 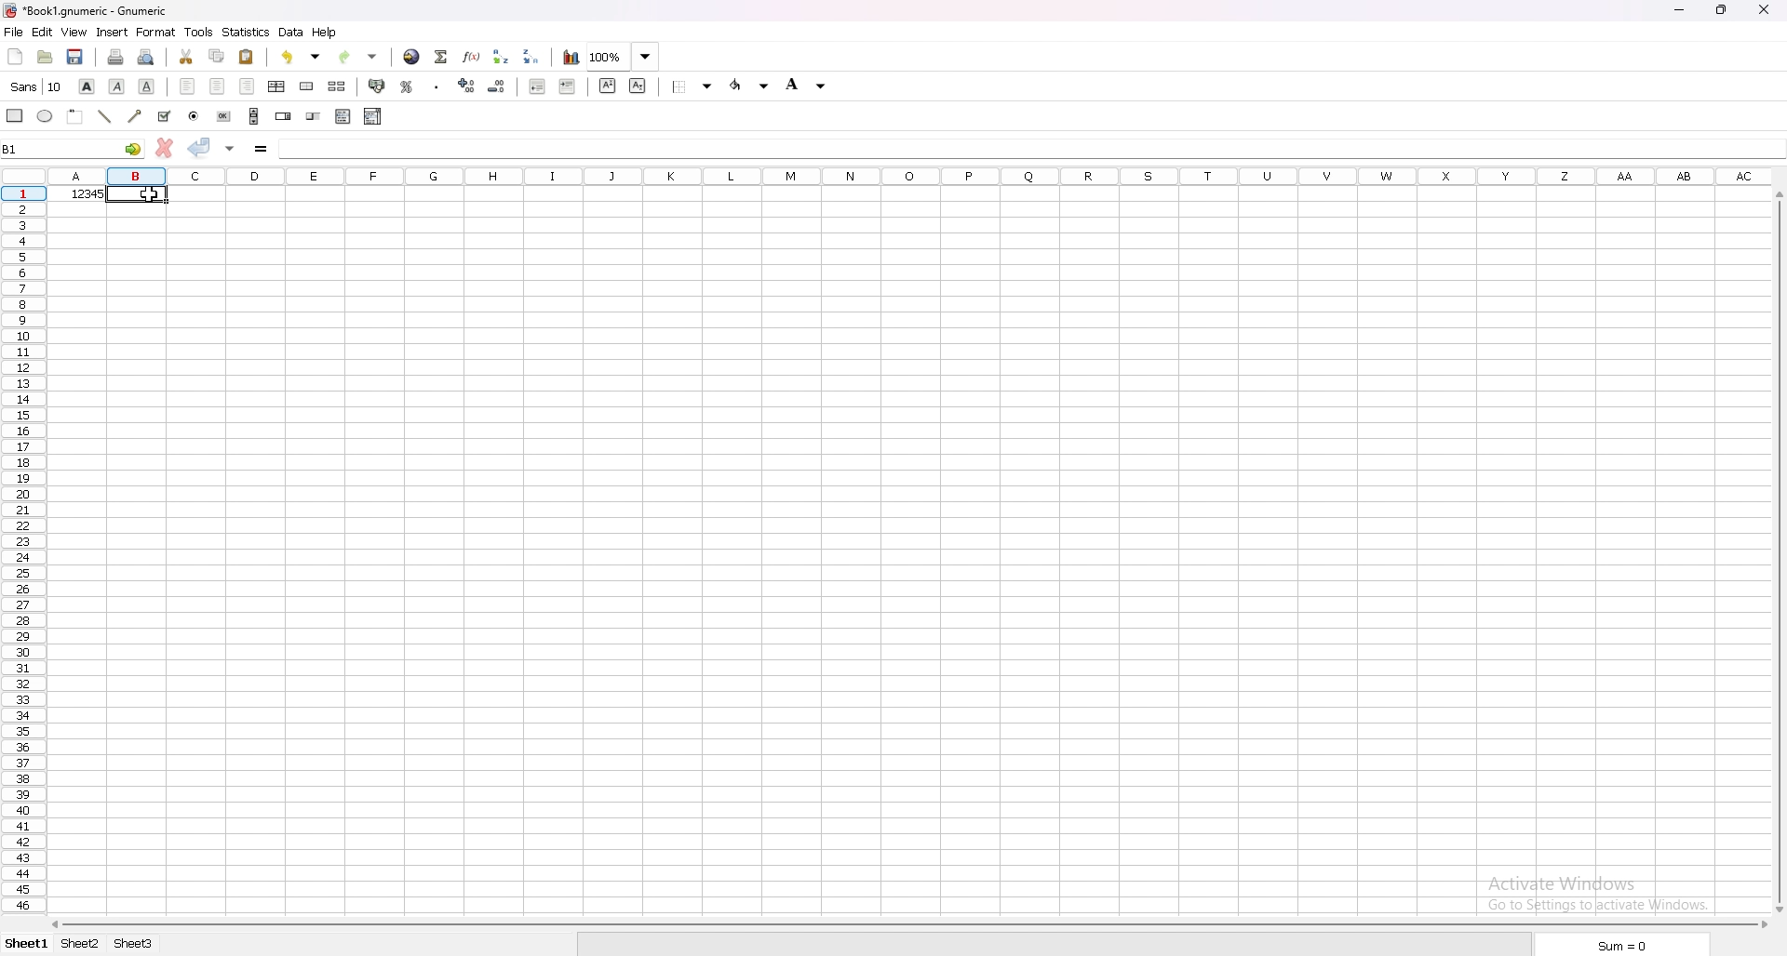 I want to click on list, so click(x=343, y=116).